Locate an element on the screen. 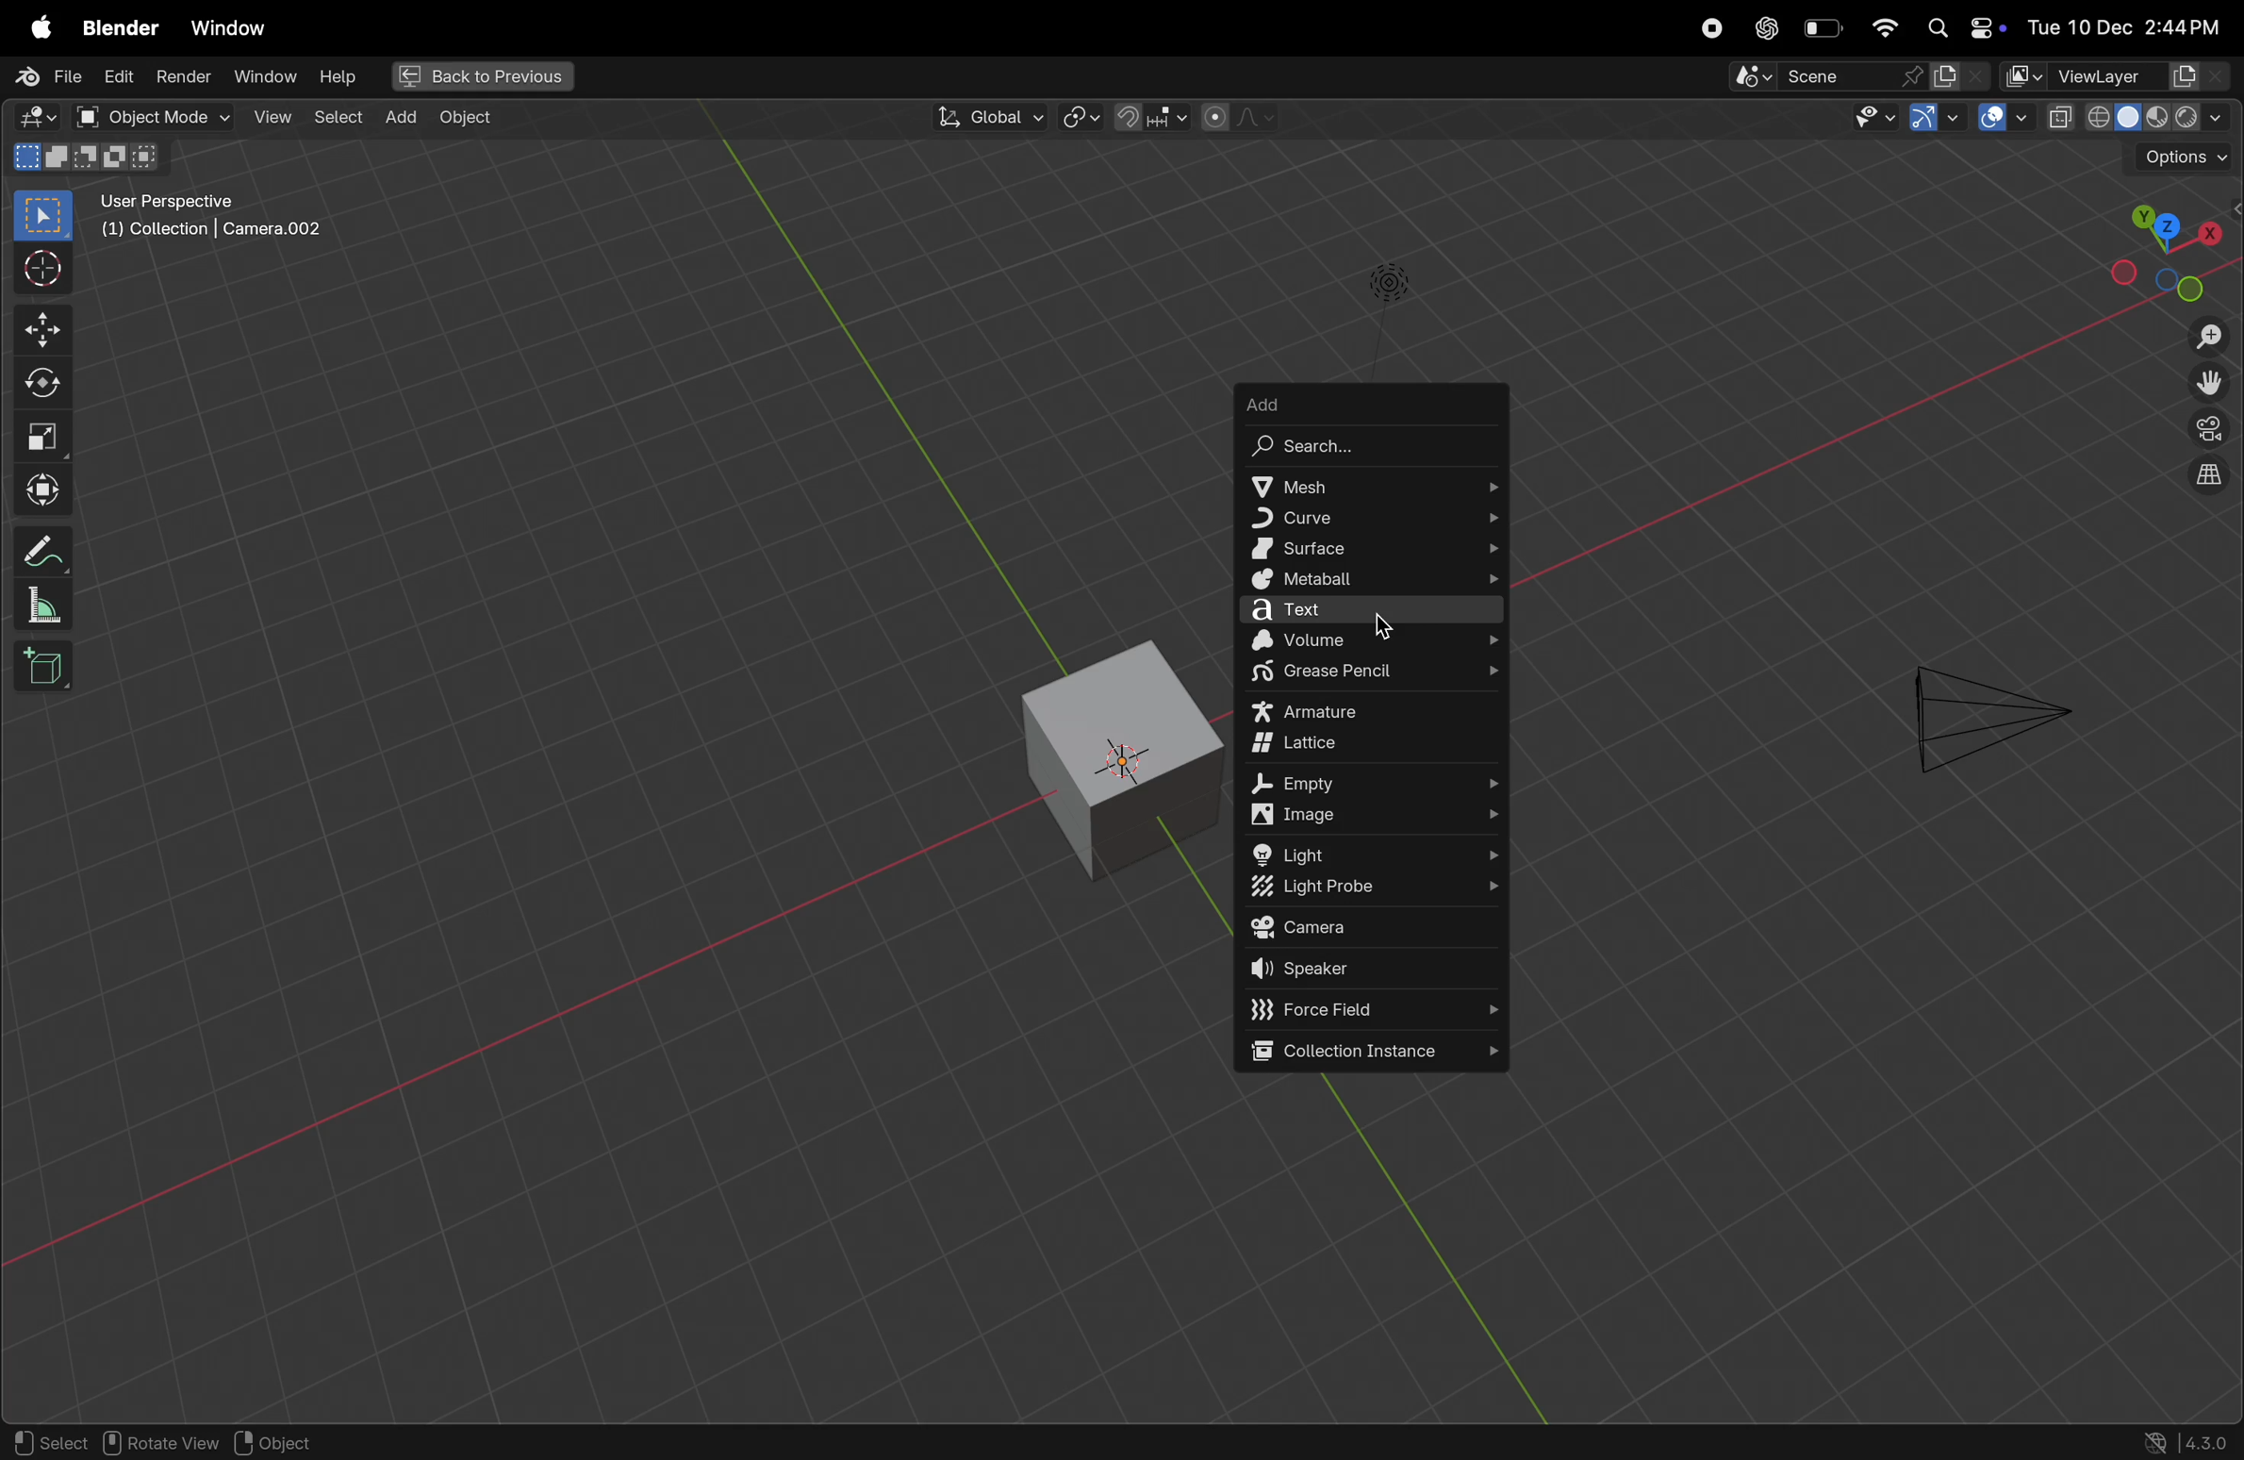 This screenshot has width=2244, height=1460. collection instance is located at coordinates (1374, 1050).